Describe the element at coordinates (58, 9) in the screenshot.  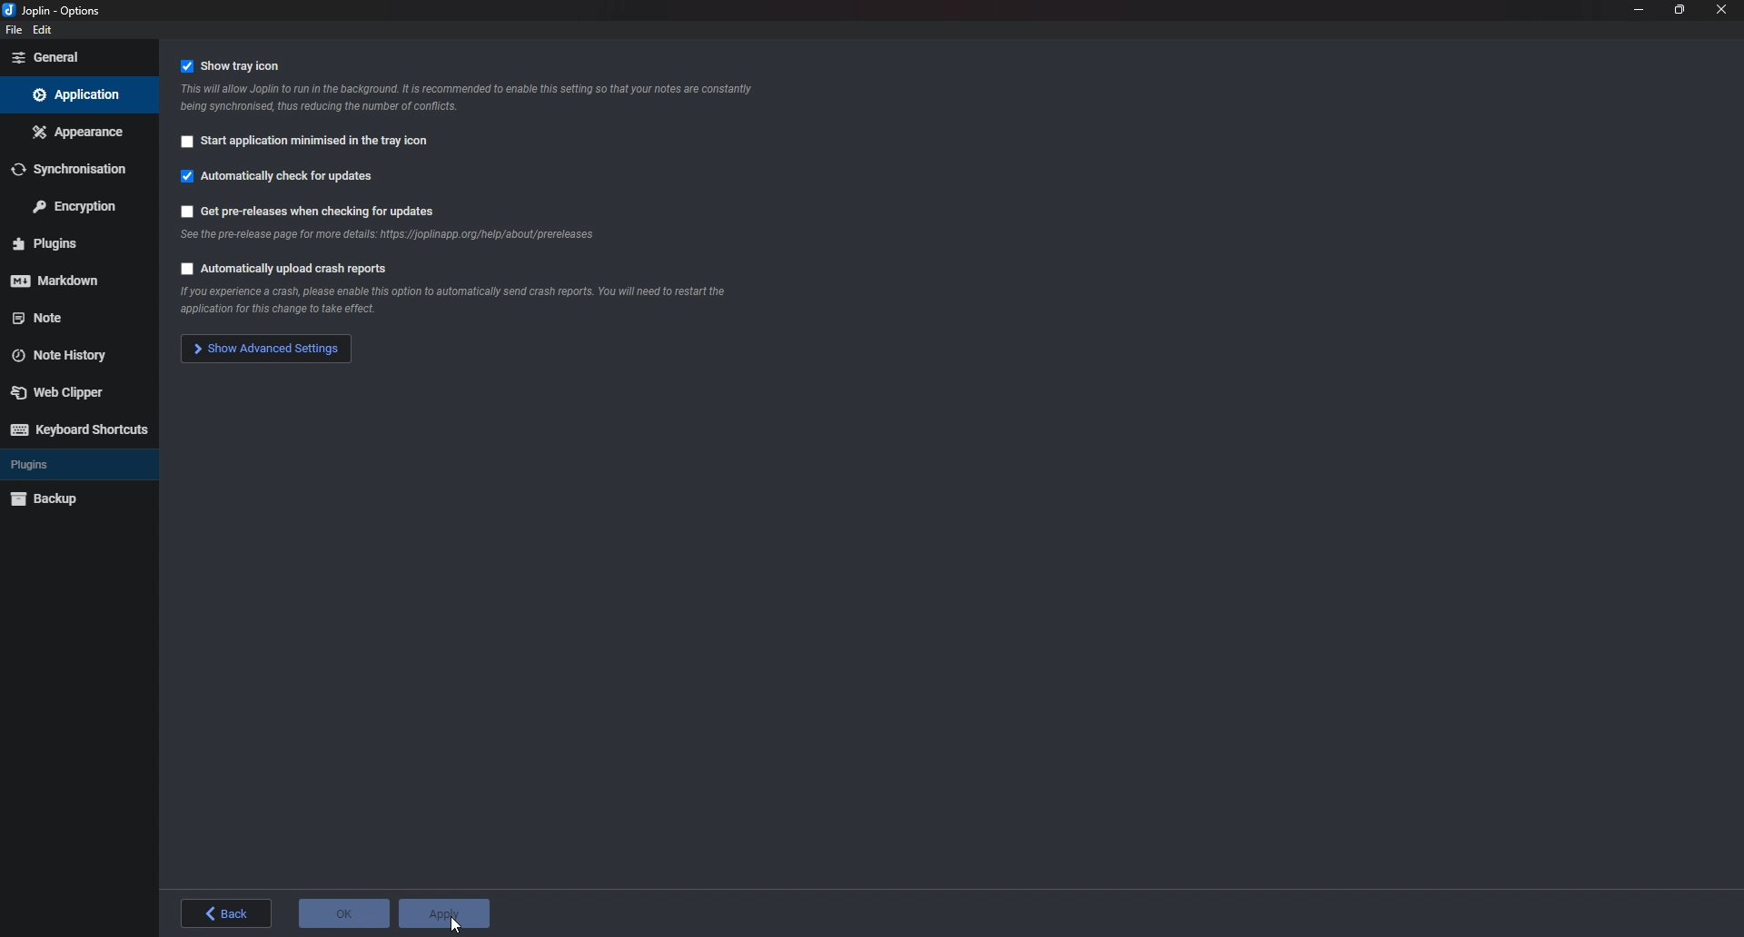
I see `joplin` at that location.